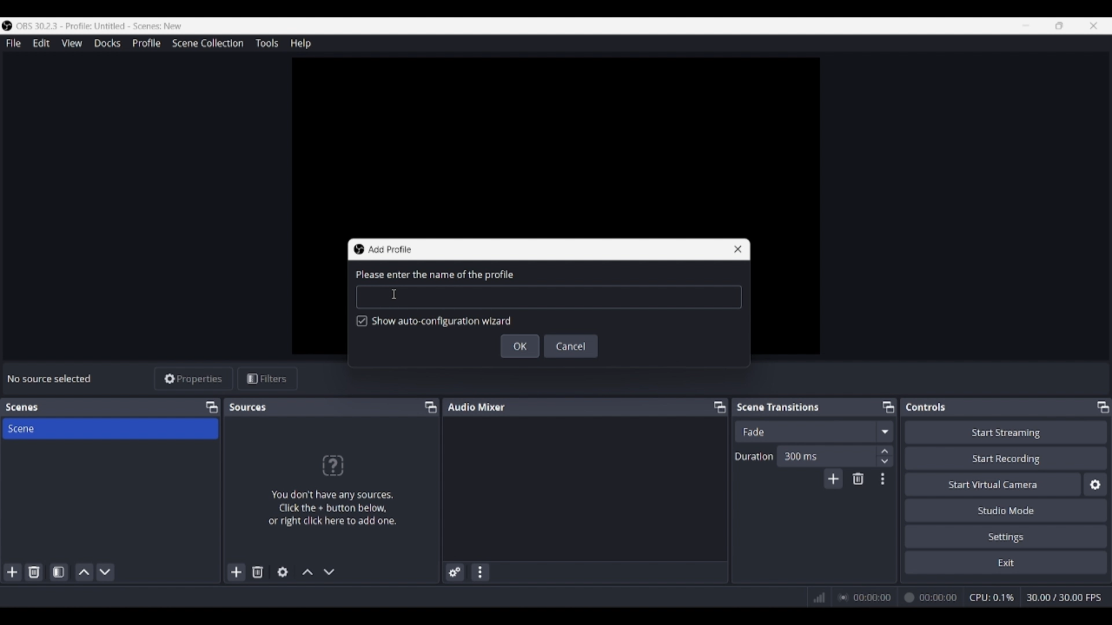 The height and width of the screenshot is (625, 1112). Describe the element at coordinates (301, 43) in the screenshot. I see `Help menu` at that location.